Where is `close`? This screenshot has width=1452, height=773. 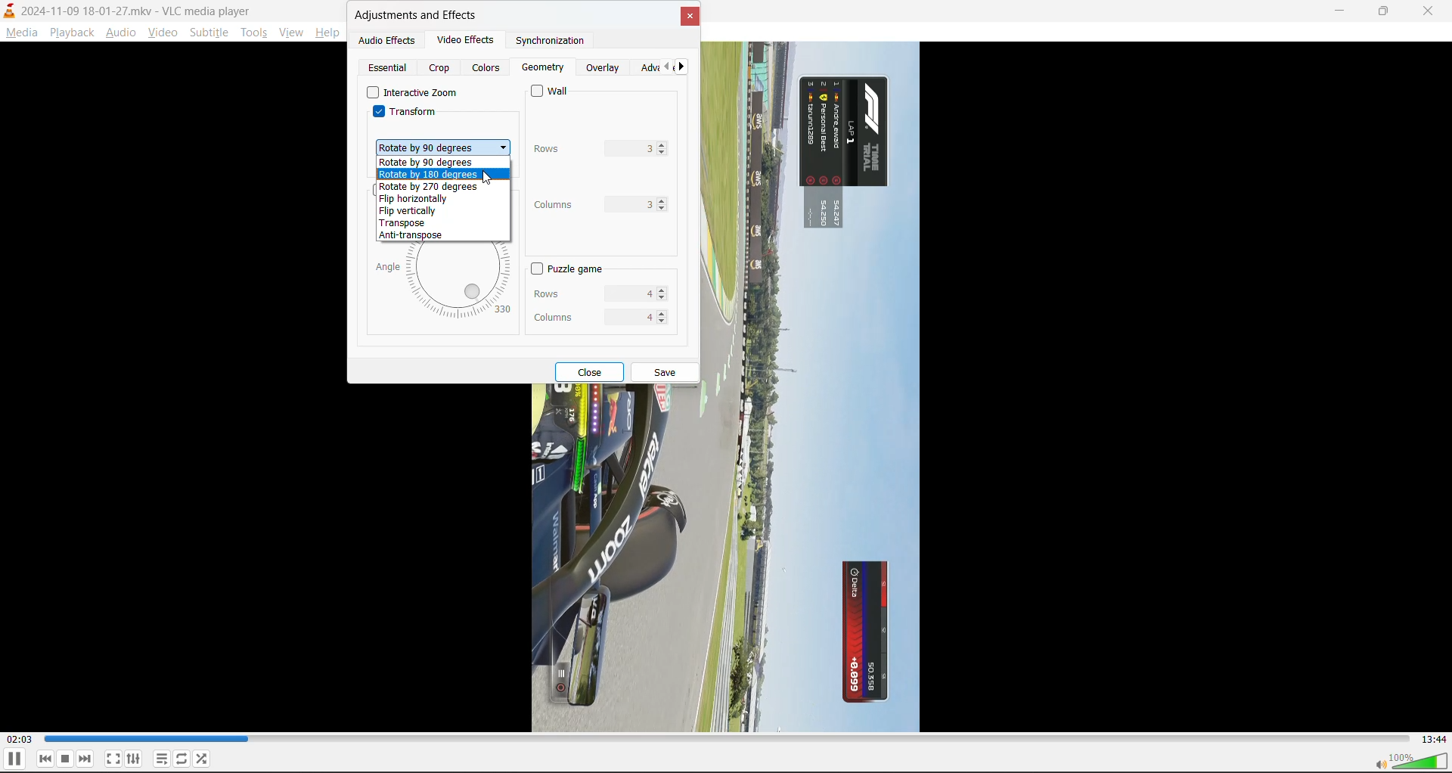 close is located at coordinates (1430, 11).